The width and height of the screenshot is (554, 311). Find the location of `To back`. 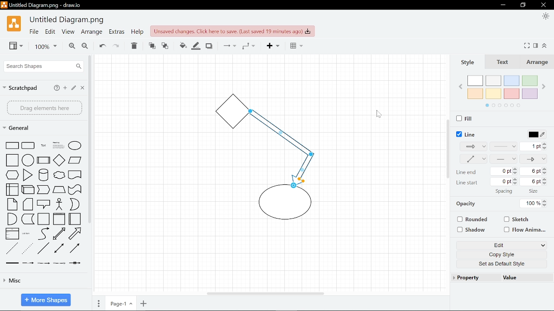

To back is located at coordinates (165, 45).